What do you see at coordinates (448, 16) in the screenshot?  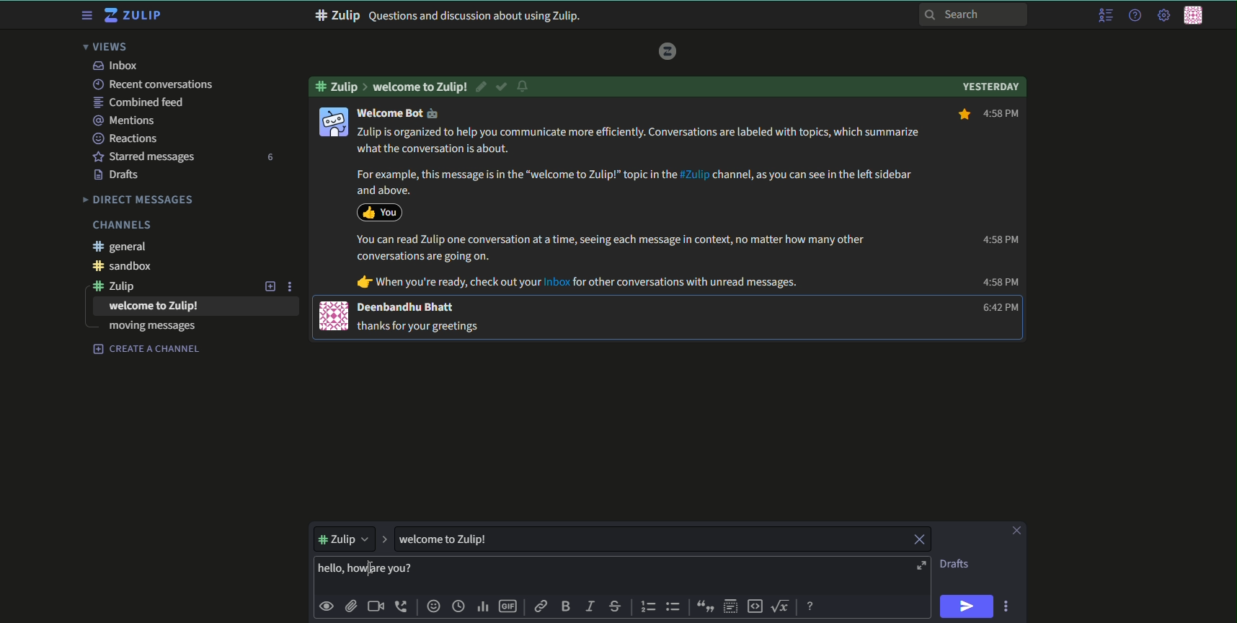 I see `# Zulip Questions and discussion about using Zulip.` at bounding box center [448, 16].